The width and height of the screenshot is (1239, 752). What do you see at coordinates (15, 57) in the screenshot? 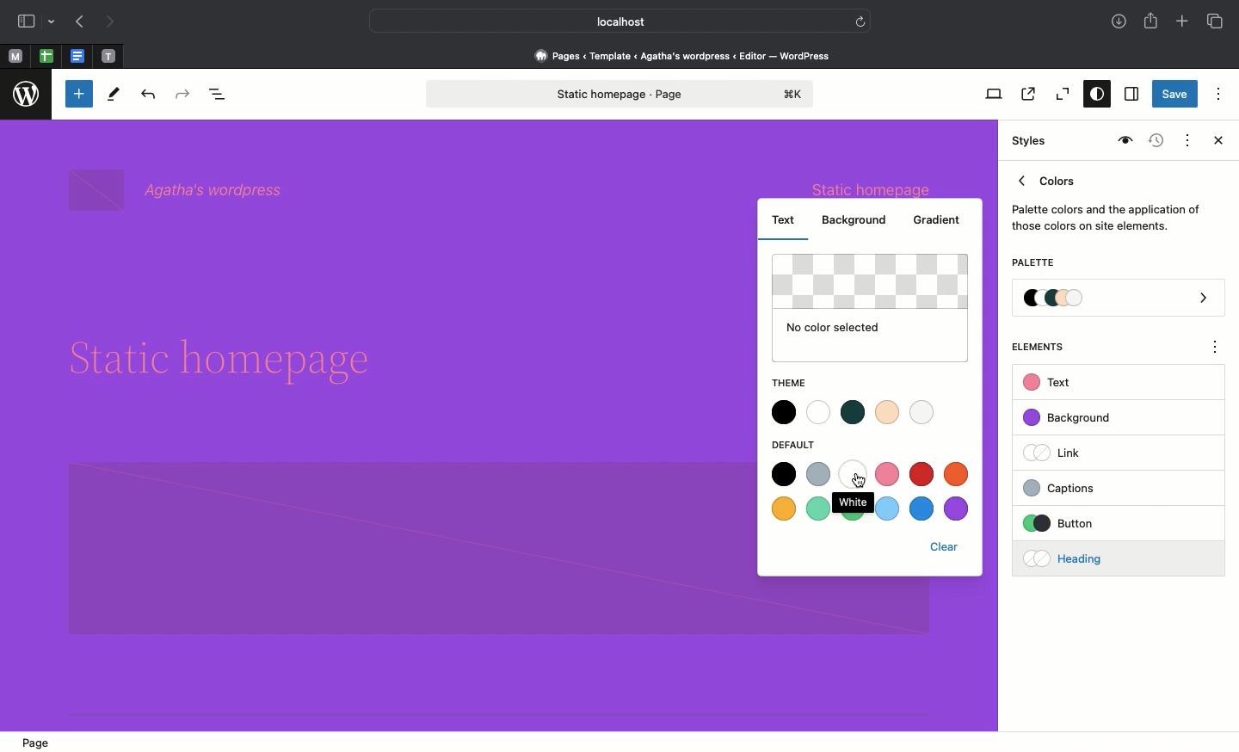
I see `Pinned tab` at bounding box center [15, 57].